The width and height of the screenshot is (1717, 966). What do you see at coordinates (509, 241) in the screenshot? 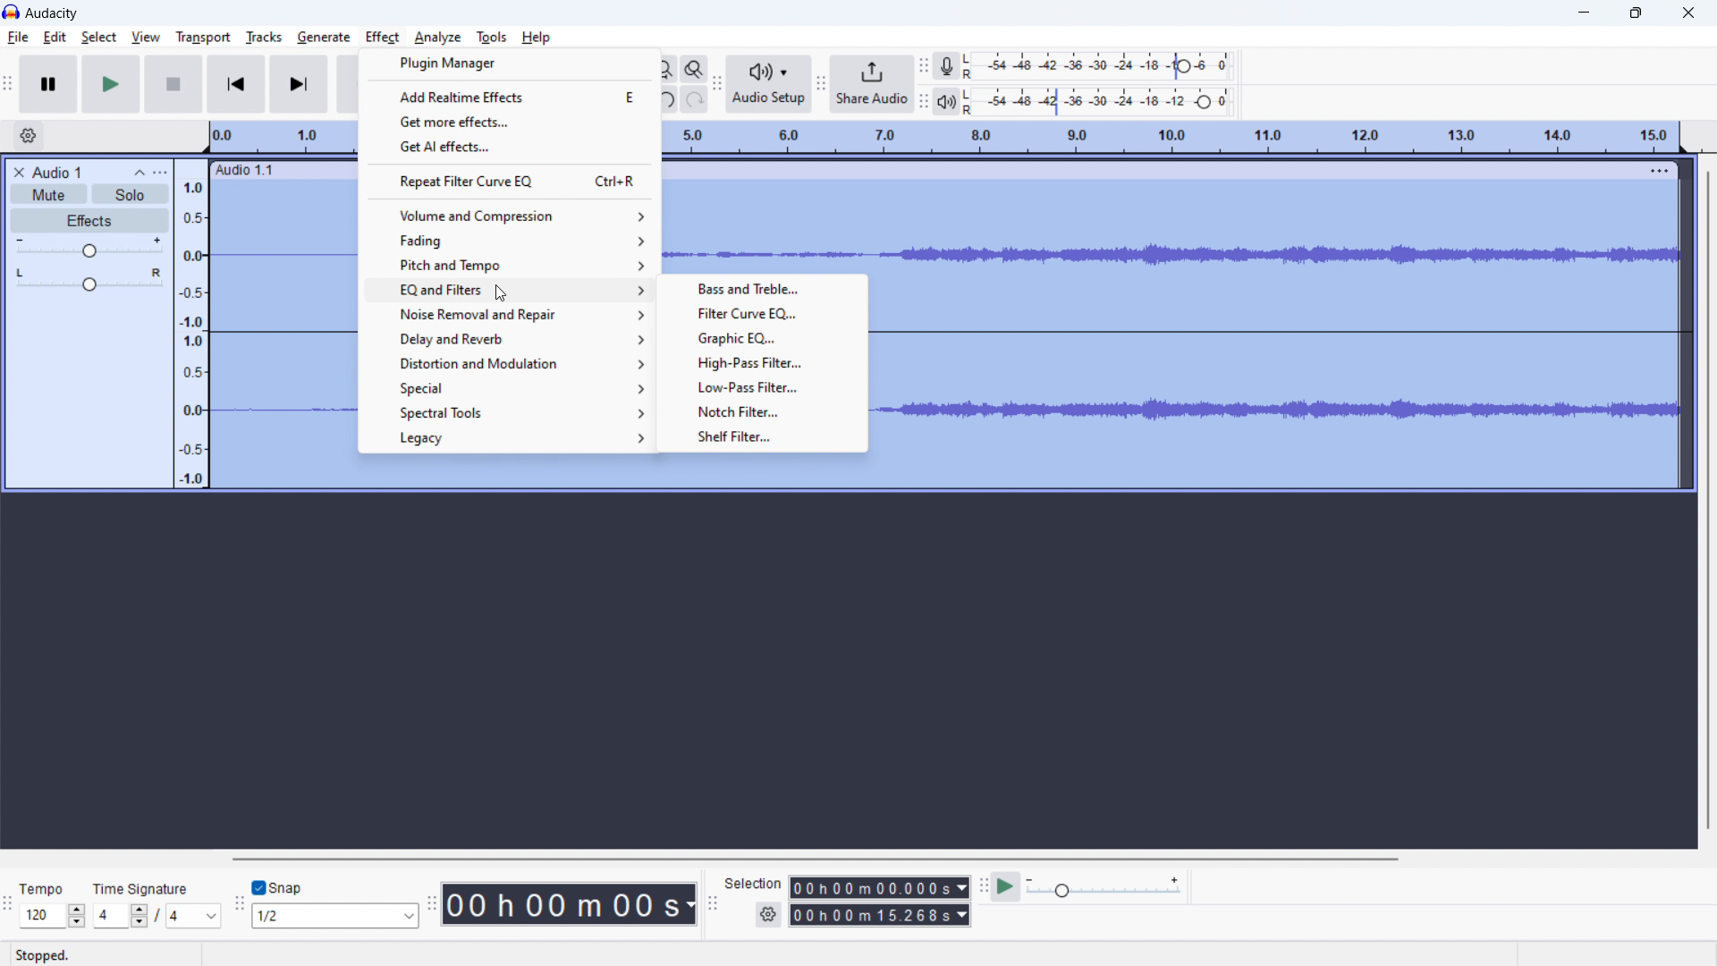
I see `fading` at bounding box center [509, 241].